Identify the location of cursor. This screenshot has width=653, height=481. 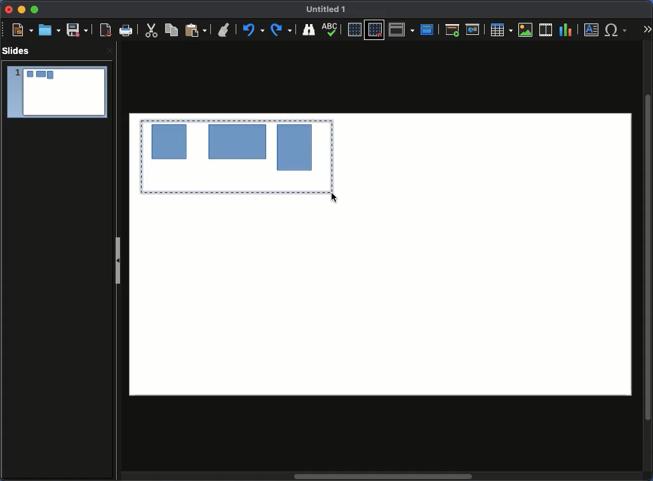
(335, 198).